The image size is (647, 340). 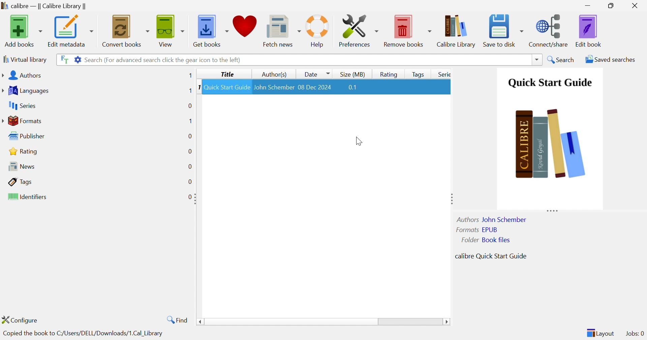 What do you see at coordinates (589, 5) in the screenshot?
I see `Minimize` at bounding box center [589, 5].